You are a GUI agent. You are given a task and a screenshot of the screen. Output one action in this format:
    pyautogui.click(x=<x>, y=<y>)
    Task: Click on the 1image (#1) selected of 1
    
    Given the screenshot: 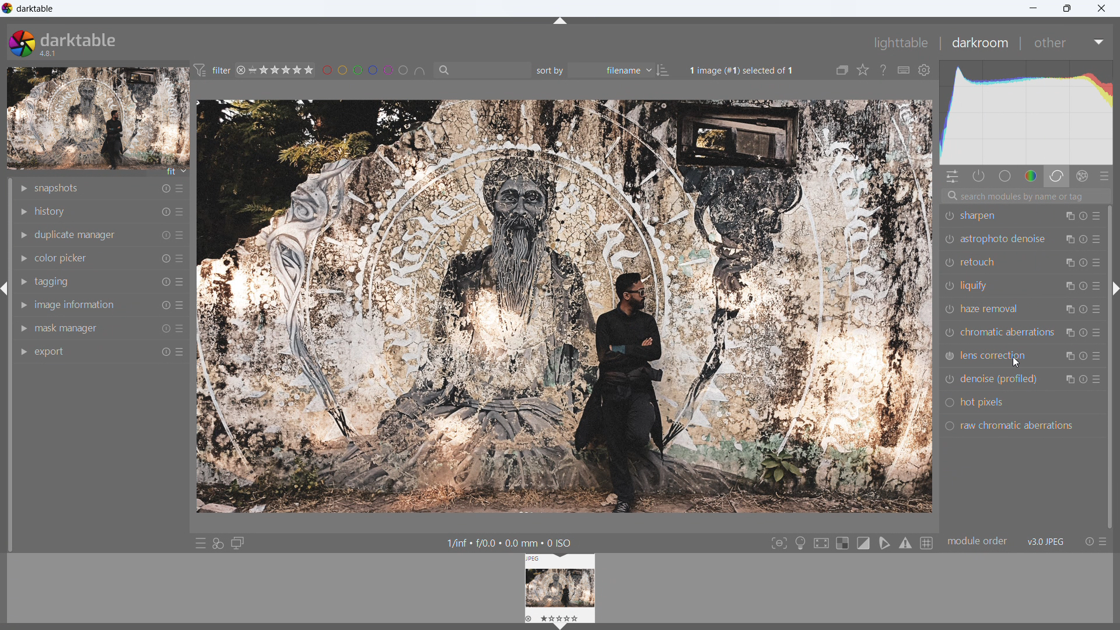 What is the action you would take?
    pyautogui.click(x=743, y=72)
    